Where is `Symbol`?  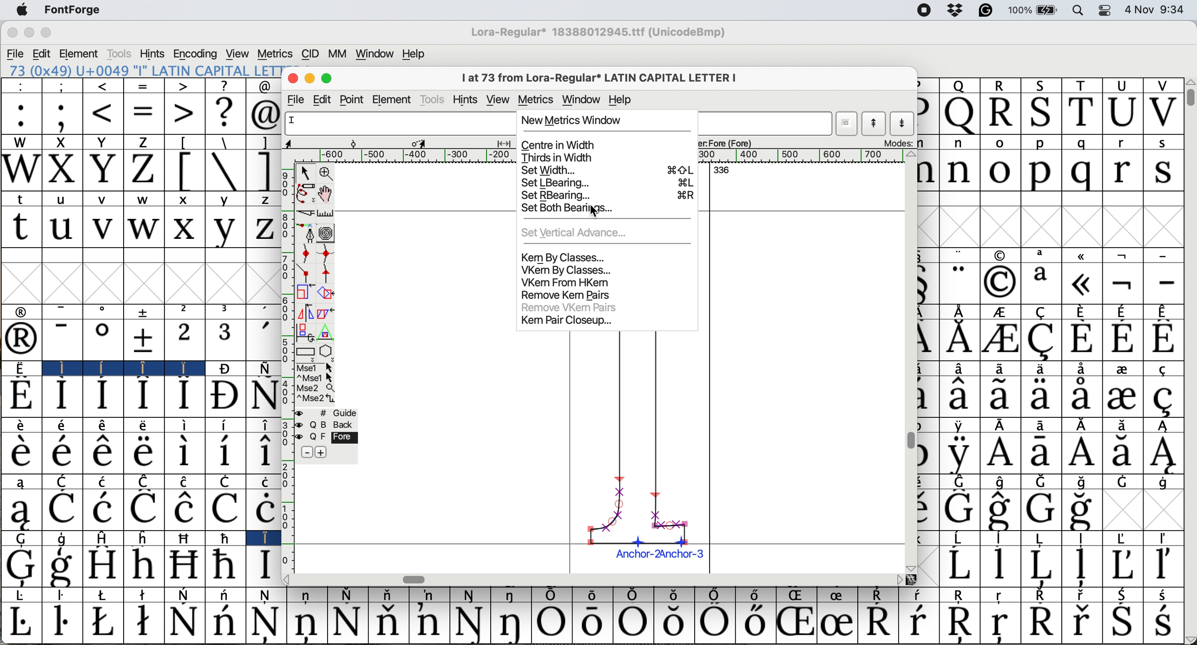
Symbol is located at coordinates (880, 621).